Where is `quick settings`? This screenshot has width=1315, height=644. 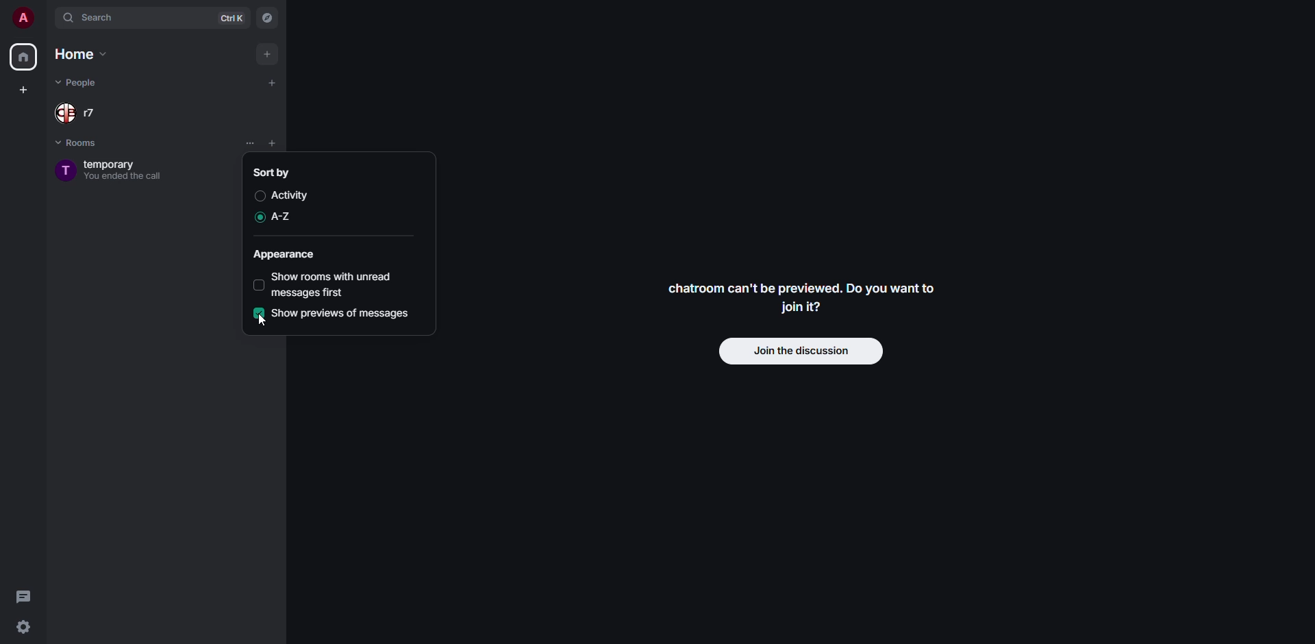 quick settings is located at coordinates (23, 626).